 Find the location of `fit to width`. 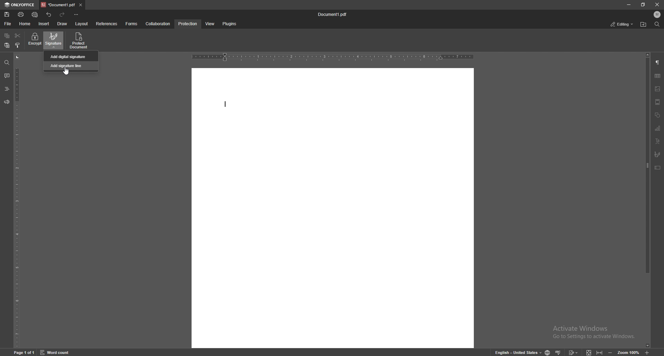

fit to width is located at coordinates (600, 351).